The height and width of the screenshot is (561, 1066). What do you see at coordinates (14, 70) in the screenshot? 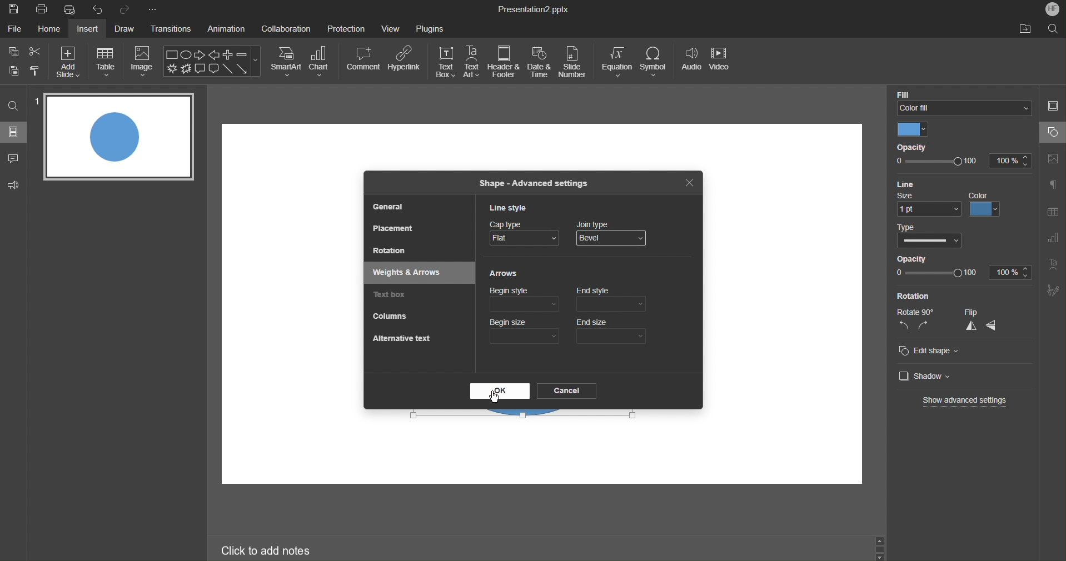
I see `` at bounding box center [14, 70].